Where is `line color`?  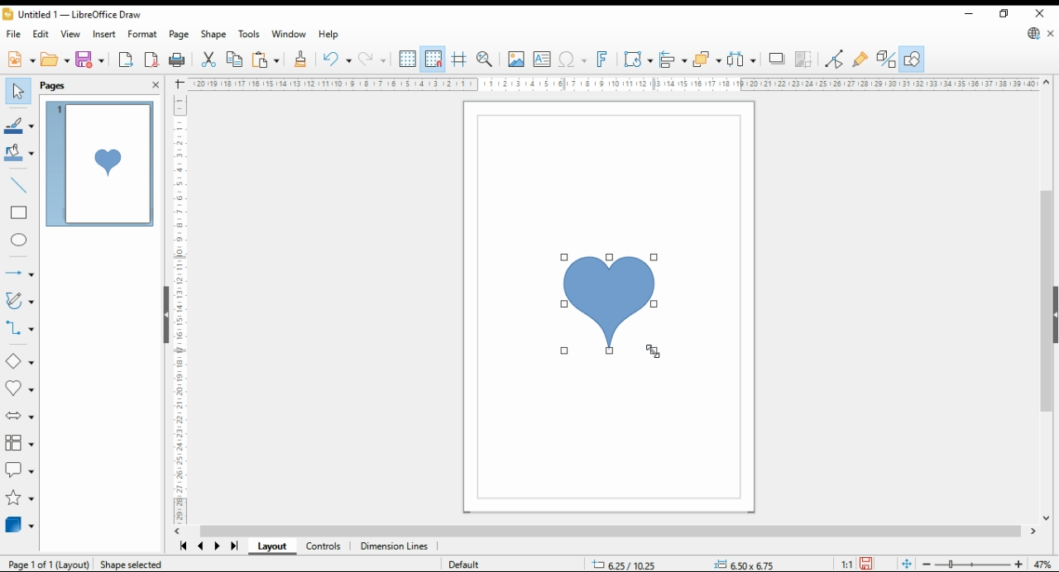
line color is located at coordinates (21, 124).